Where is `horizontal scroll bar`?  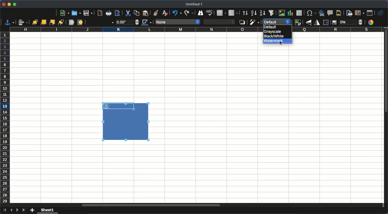
horizontal scroll bar is located at coordinates (151, 205).